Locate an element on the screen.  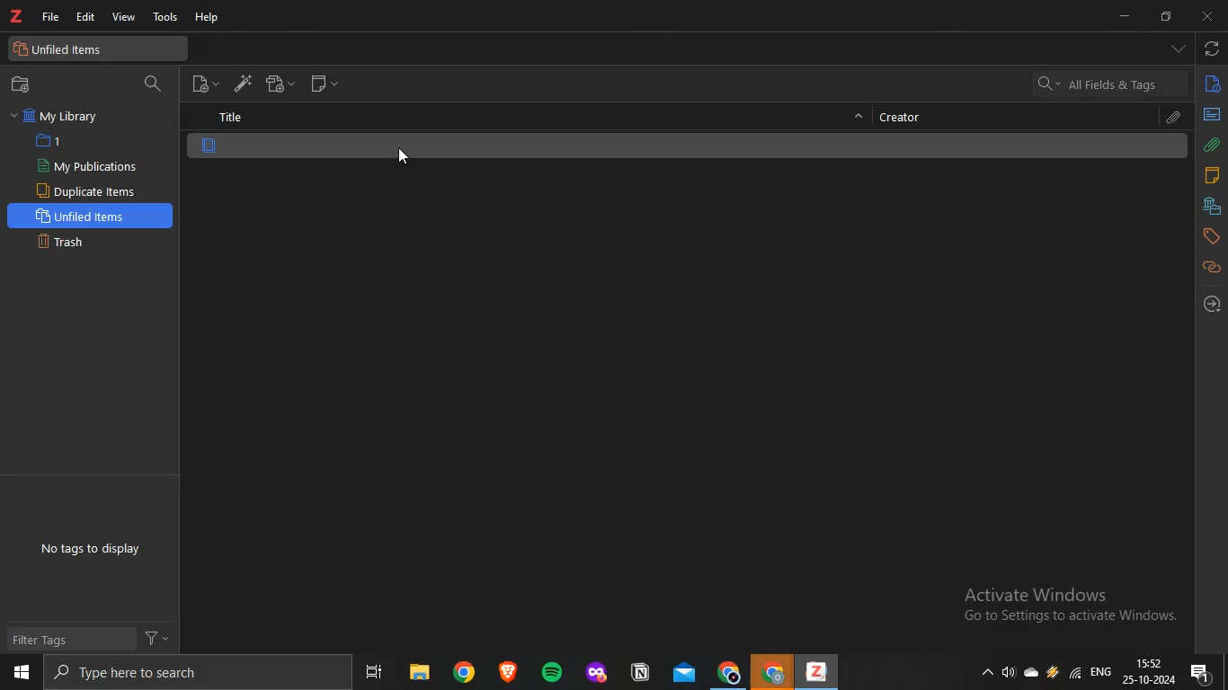
chrome is located at coordinates (464, 671).